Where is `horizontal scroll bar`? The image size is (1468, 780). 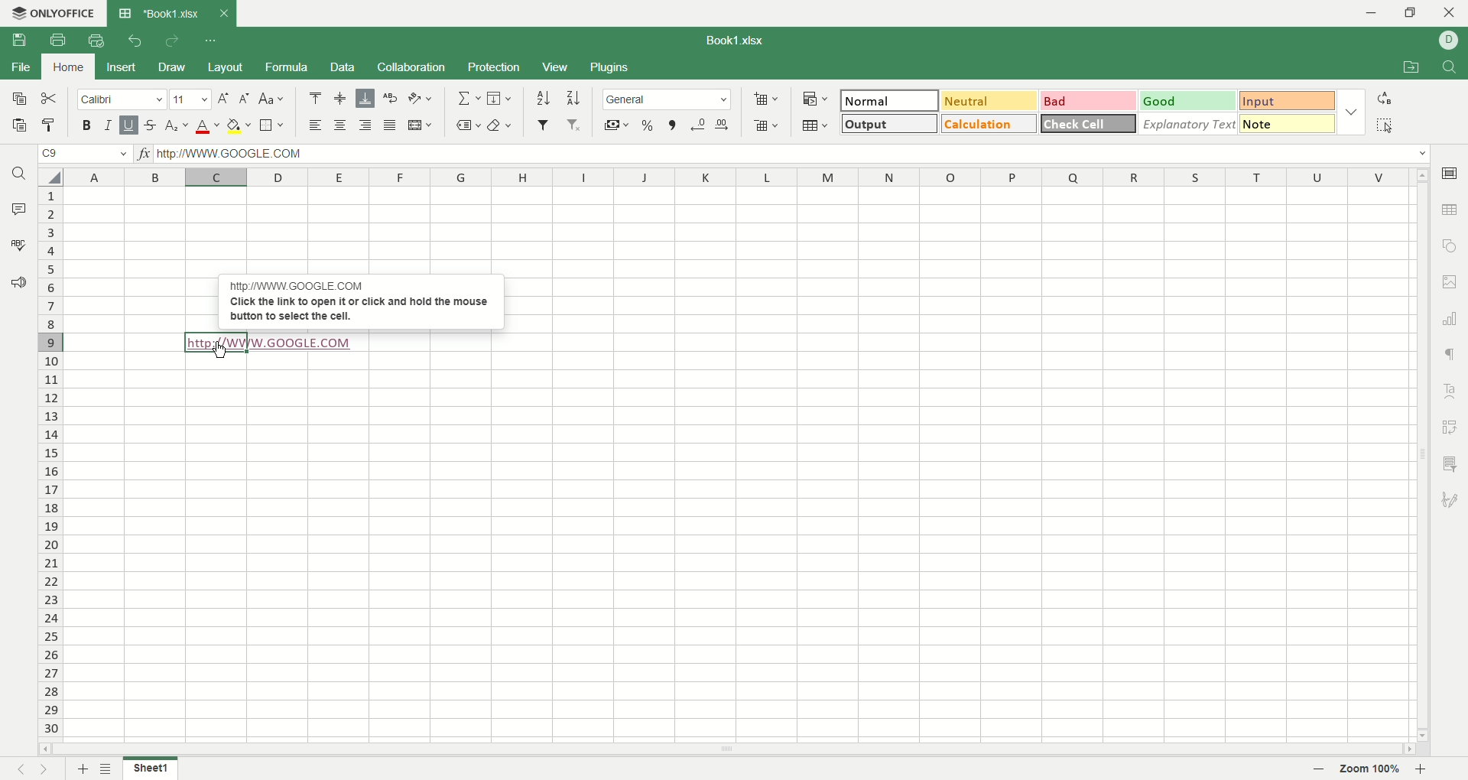 horizontal scroll bar is located at coordinates (727, 750).